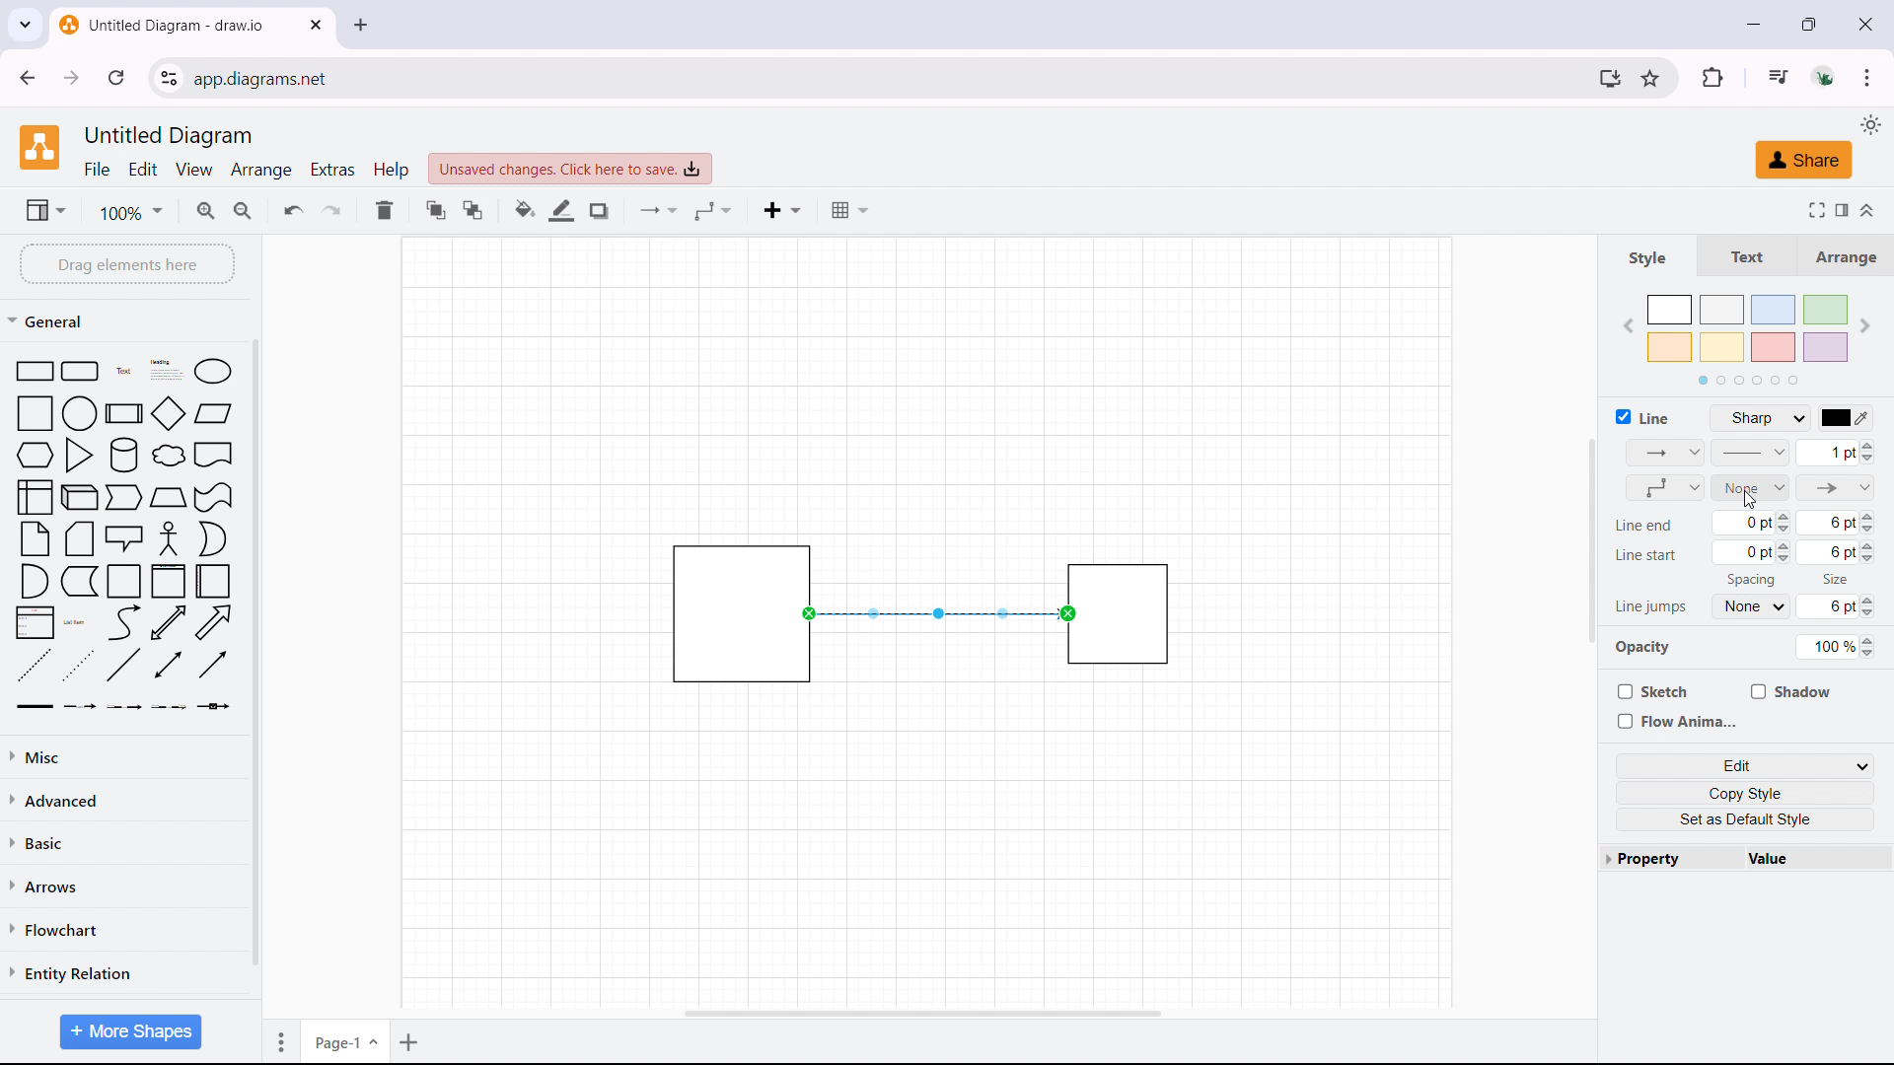 This screenshot has height=1065, width=1894. Describe the element at coordinates (345, 1038) in the screenshot. I see `current page` at that location.